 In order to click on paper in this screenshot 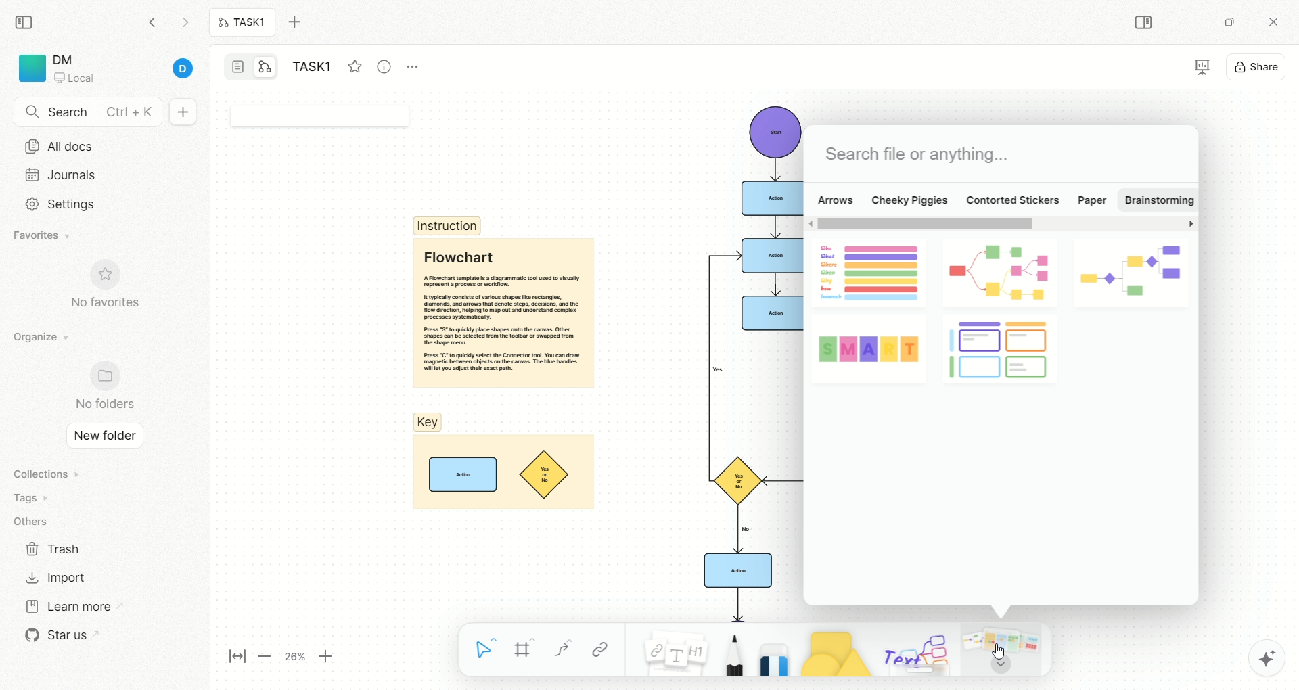, I will do `click(1095, 202)`.